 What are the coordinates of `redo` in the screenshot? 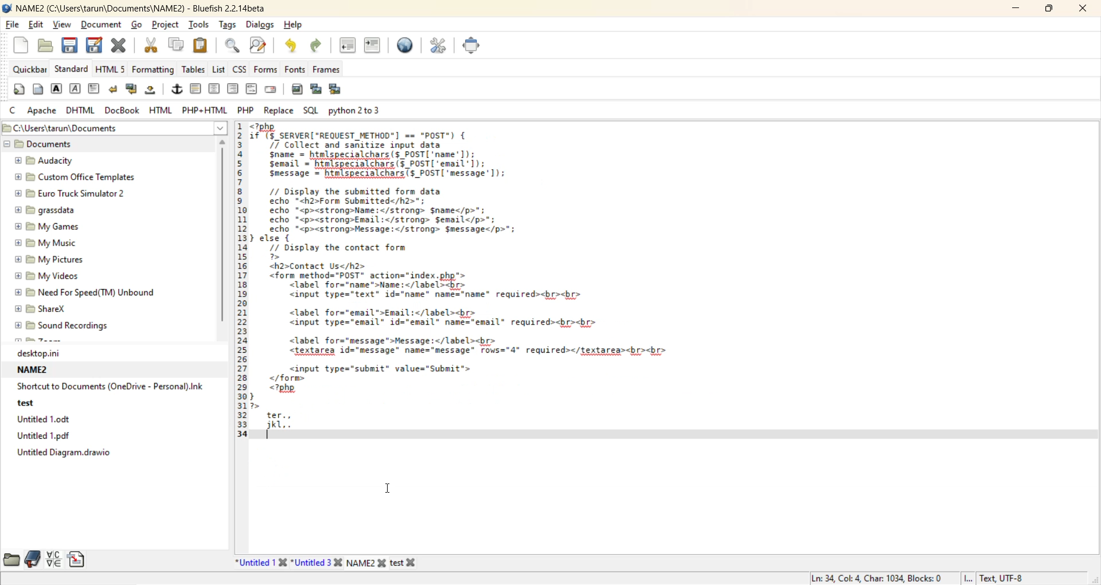 It's located at (317, 48).